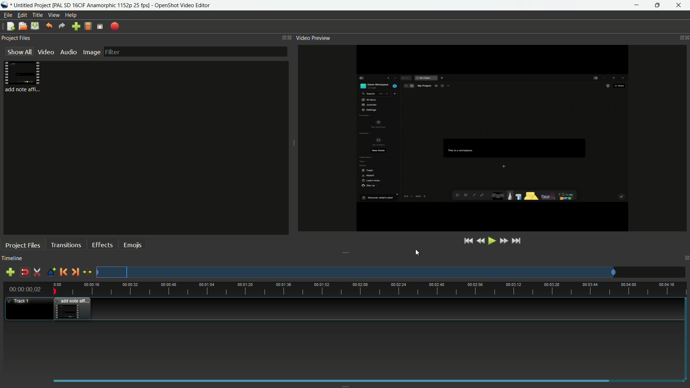 The width and height of the screenshot is (690, 388). Describe the element at coordinates (72, 14) in the screenshot. I see `help menu` at that location.